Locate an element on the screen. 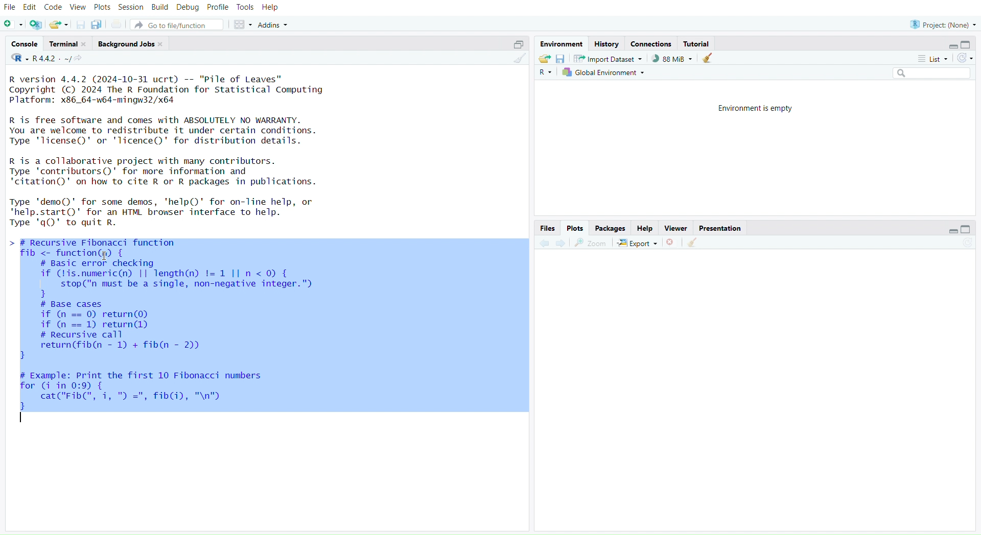 This screenshot has width=981, height=535. environment is empty is located at coordinates (758, 108).